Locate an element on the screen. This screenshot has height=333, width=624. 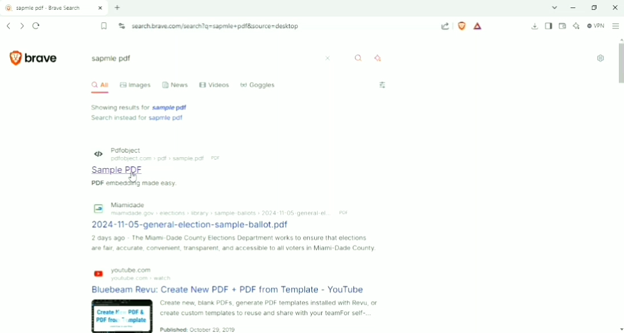
Sample PDF is located at coordinates (109, 170).